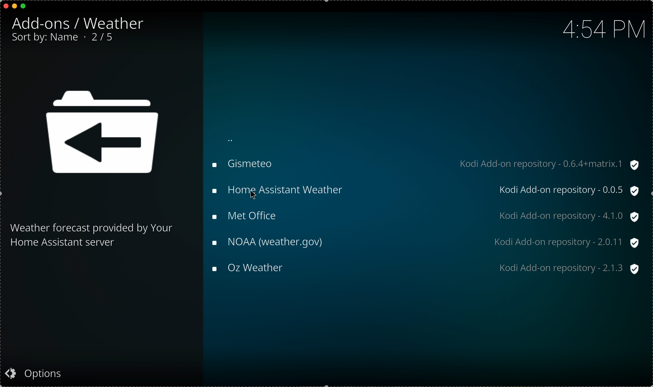 This screenshot has width=653, height=387. I want to click on maximize, so click(24, 6).